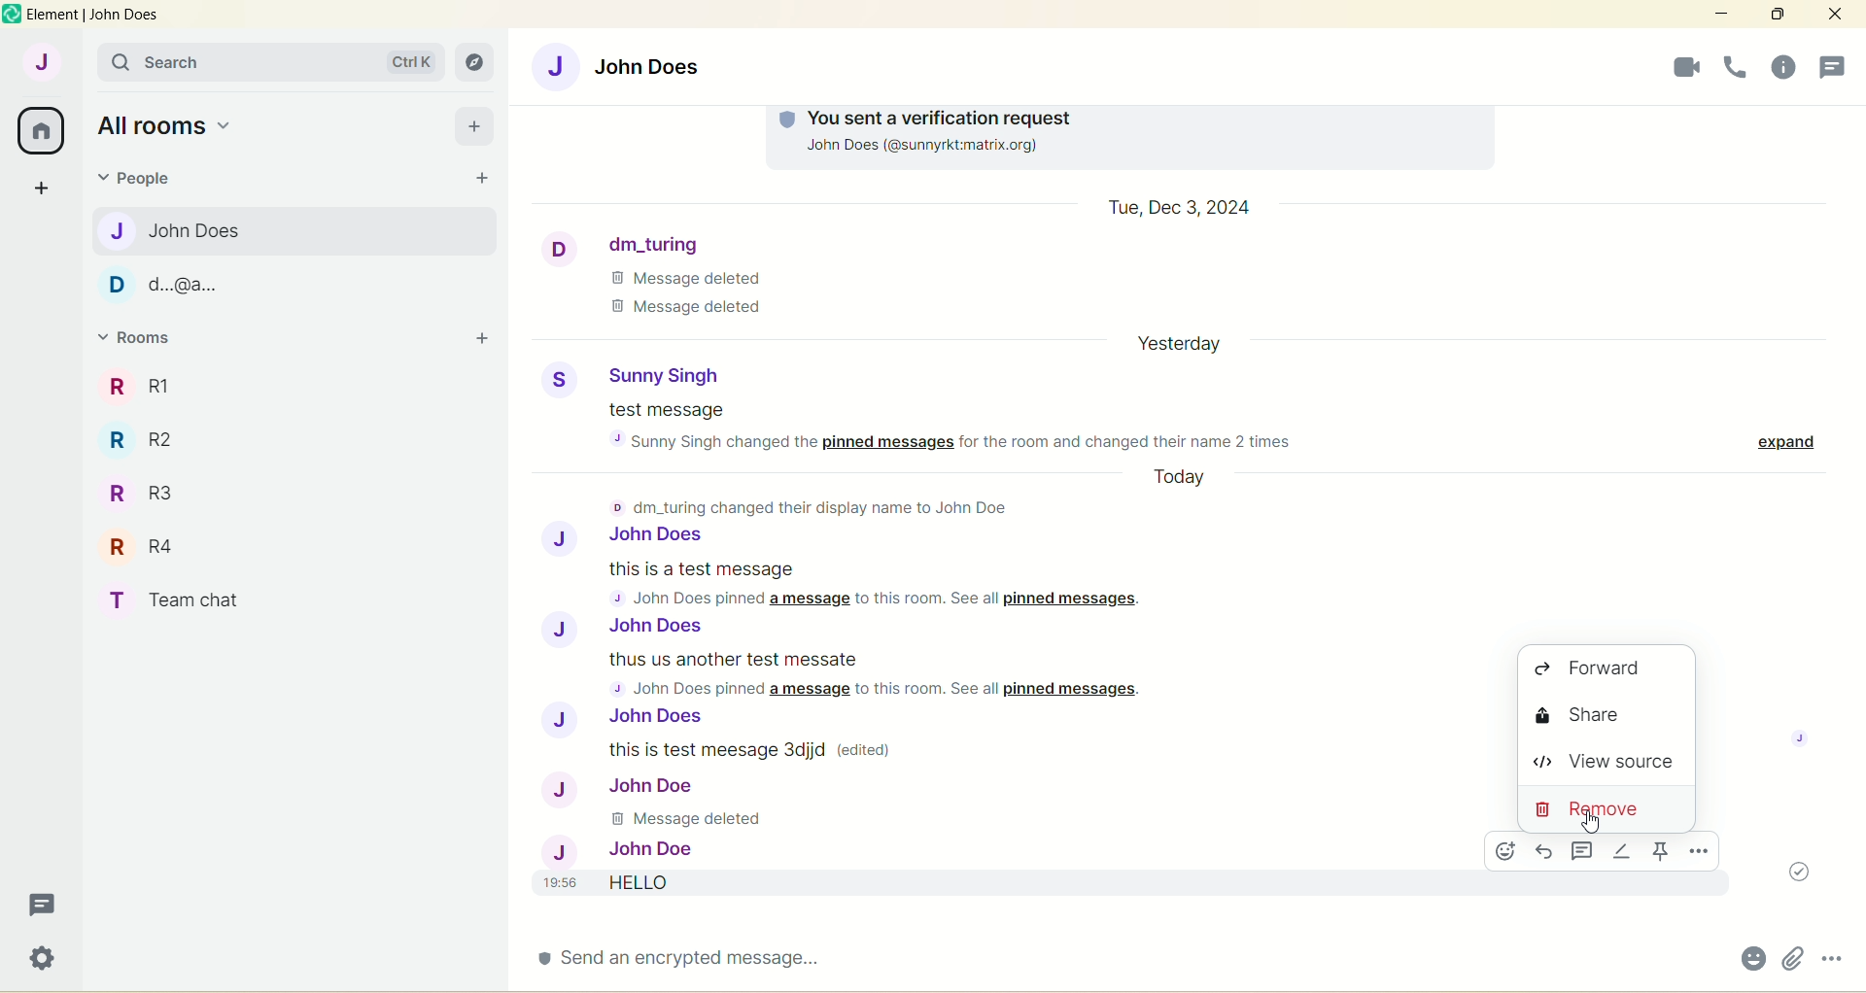 The width and height of the screenshot is (1866, 993). Describe the element at coordinates (1606, 673) in the screenshot. I see `forward` at that location.